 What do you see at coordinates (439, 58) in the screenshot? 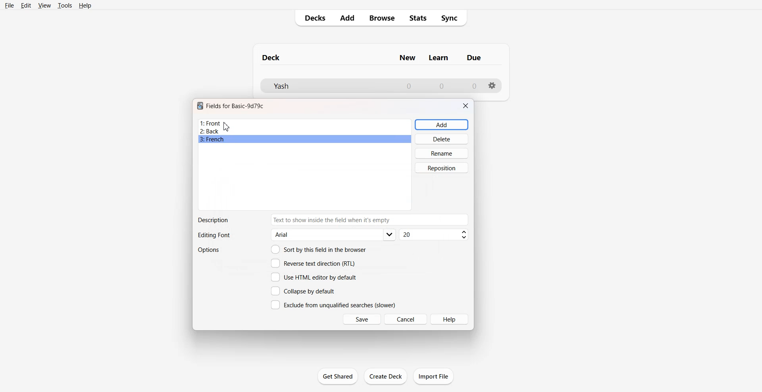
I see `Column name` at bounding box center [439, 58].